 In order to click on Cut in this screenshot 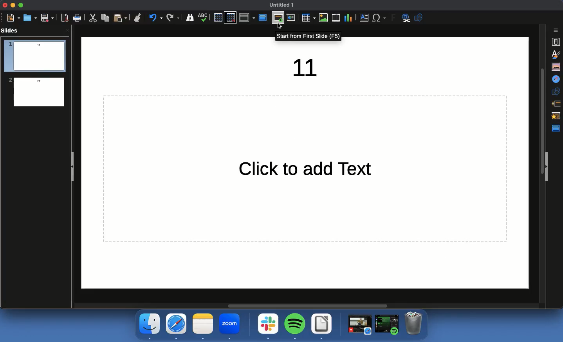, I will do `click(92, 18)`.